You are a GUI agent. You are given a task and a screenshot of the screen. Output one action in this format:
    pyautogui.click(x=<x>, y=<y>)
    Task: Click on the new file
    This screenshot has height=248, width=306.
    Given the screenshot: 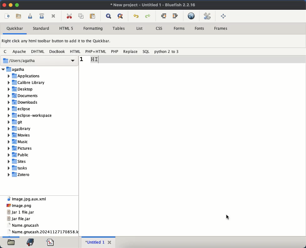 What is the action you would take?
    pyautogui.click(x=8, y=16)
    